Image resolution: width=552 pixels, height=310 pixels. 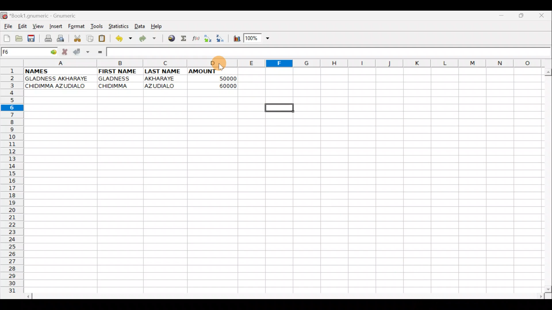 I want to click on Data, so click(x=139, y=26).